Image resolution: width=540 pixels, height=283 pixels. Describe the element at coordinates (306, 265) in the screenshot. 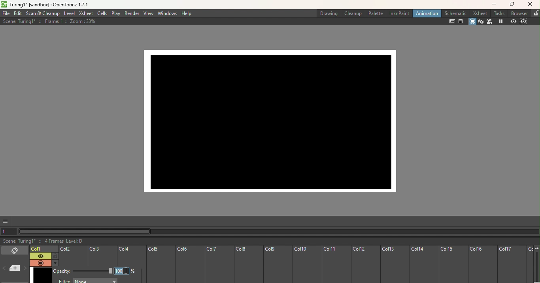

I see `Col10` at that location.